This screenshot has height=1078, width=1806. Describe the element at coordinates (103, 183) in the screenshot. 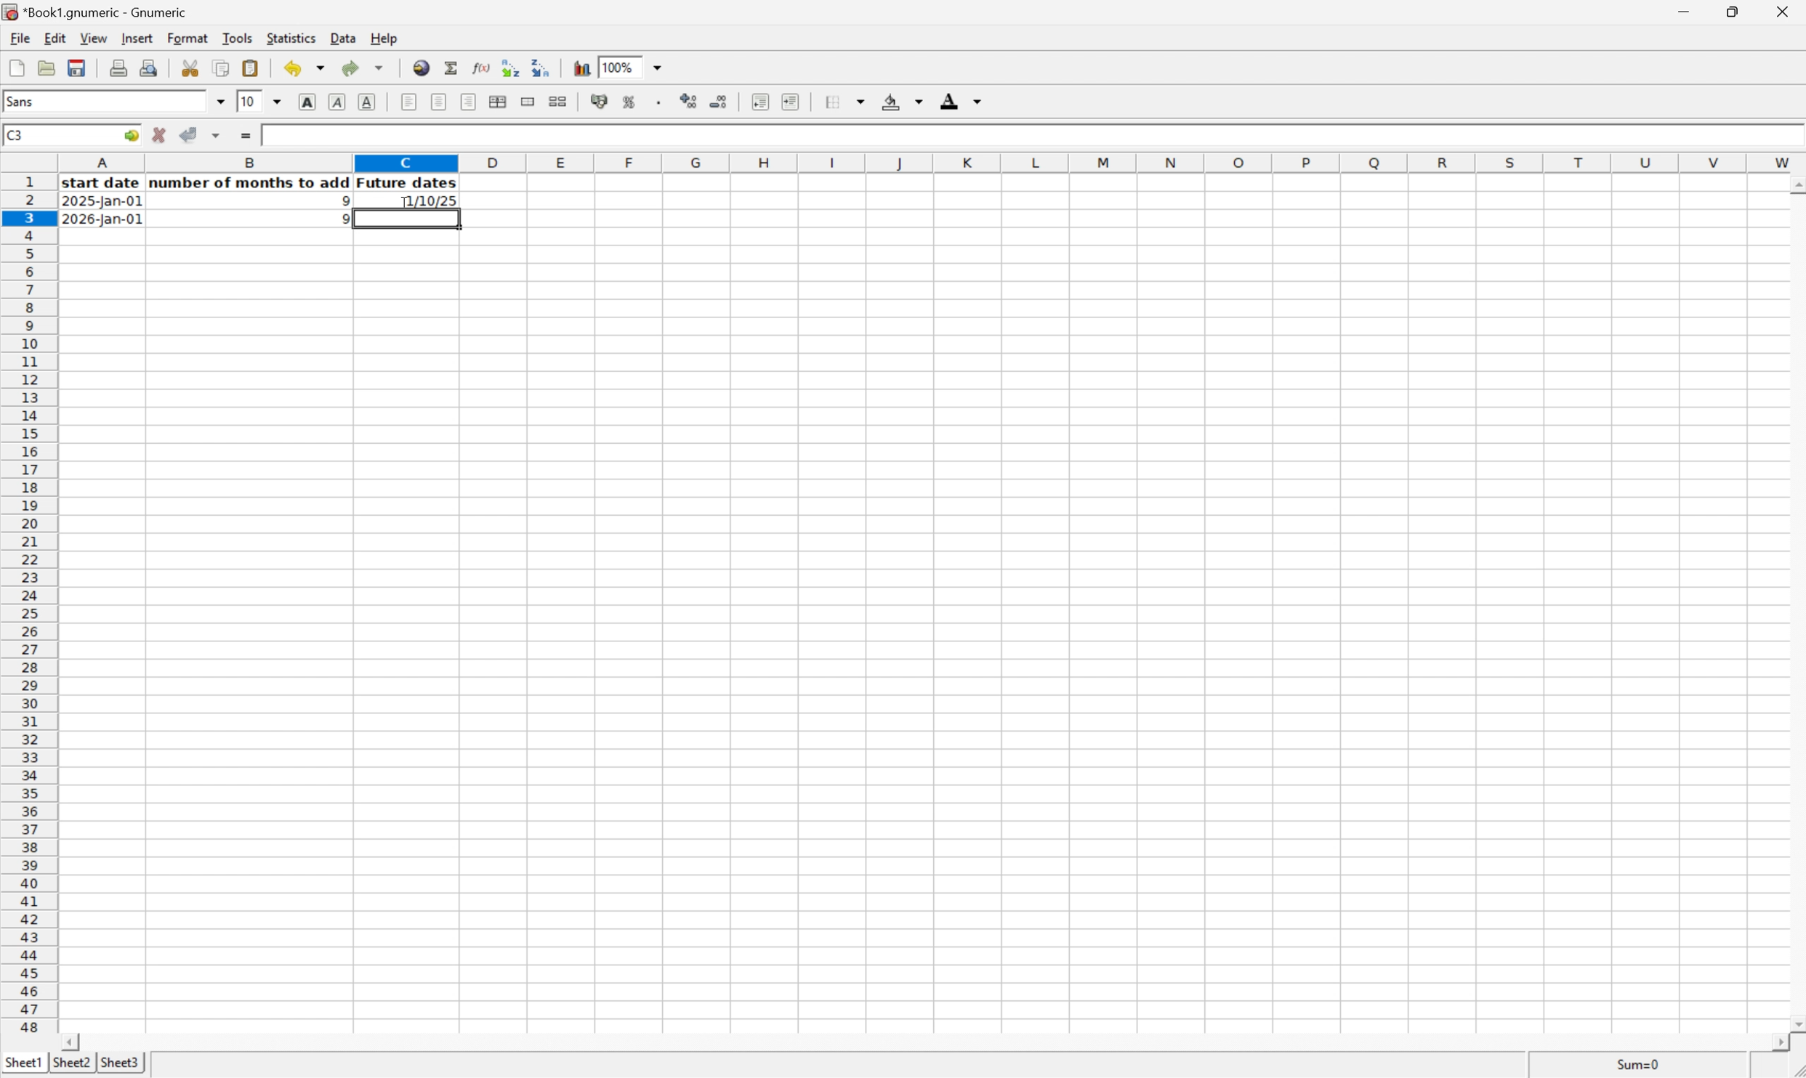

I see `start date` at that location.